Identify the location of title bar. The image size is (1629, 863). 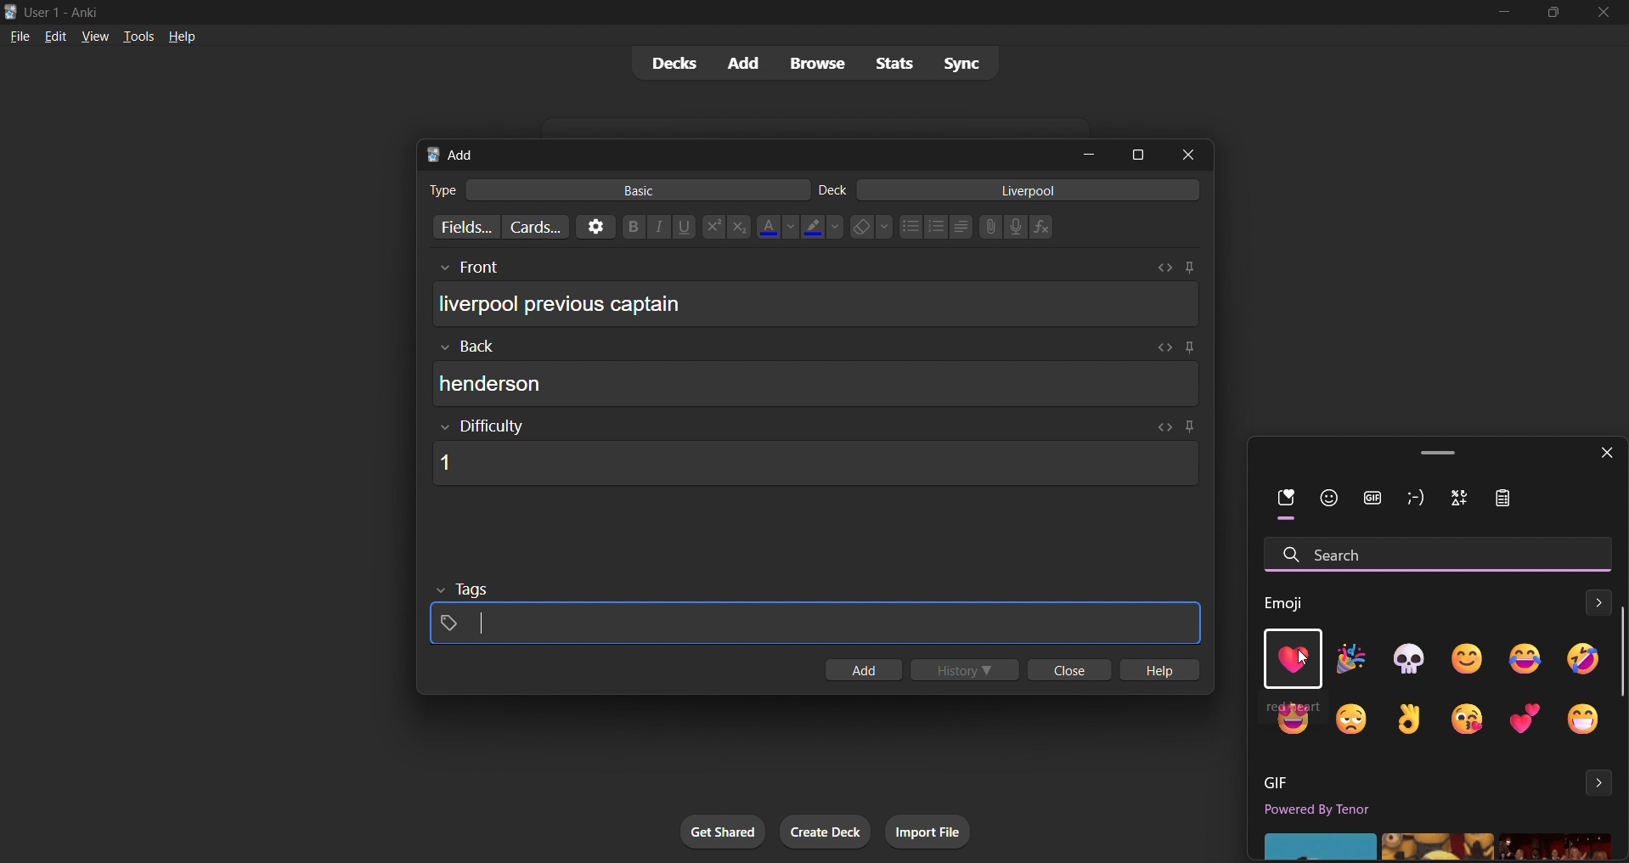
(734, 10).